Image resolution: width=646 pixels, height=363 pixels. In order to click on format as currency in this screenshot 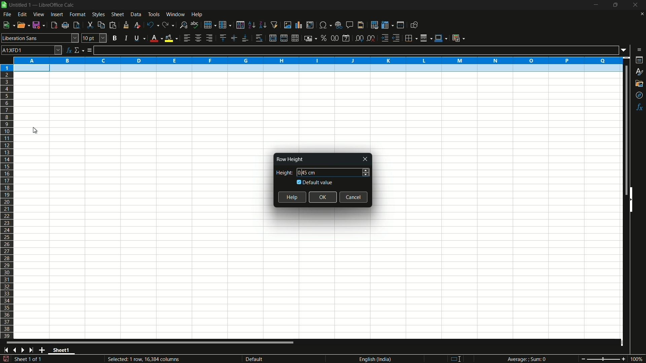, I will do `click(311, 38)`.